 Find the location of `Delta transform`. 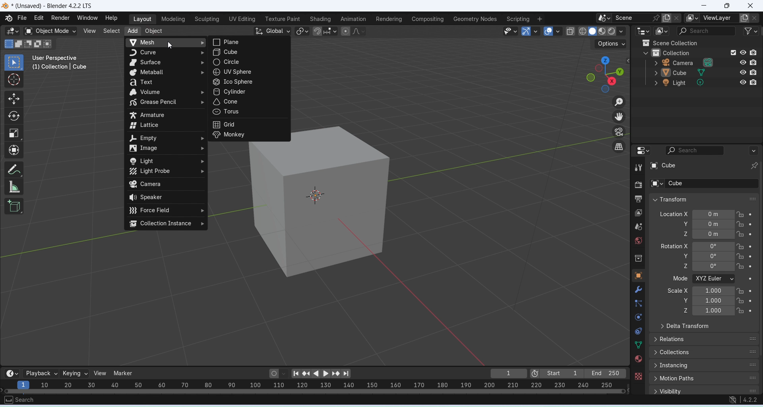

Delta transform is located at coordinates (685, 326).